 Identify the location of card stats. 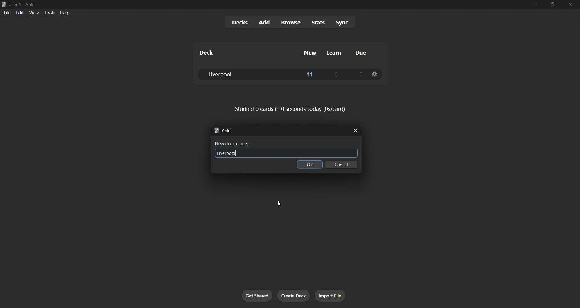
(292, 109).